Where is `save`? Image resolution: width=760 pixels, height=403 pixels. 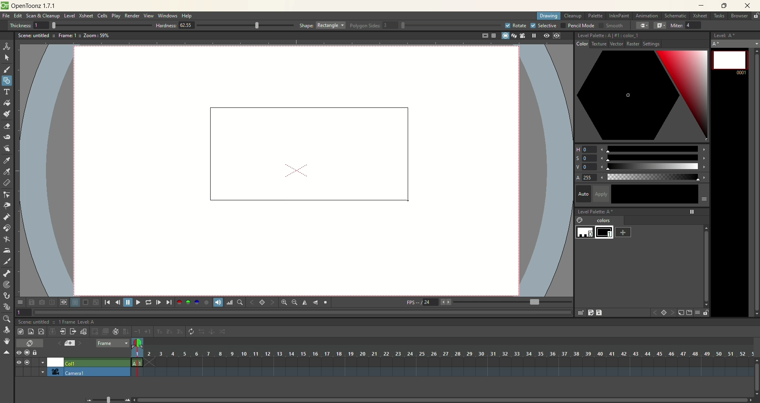 save is located at coordinates (600, 313).